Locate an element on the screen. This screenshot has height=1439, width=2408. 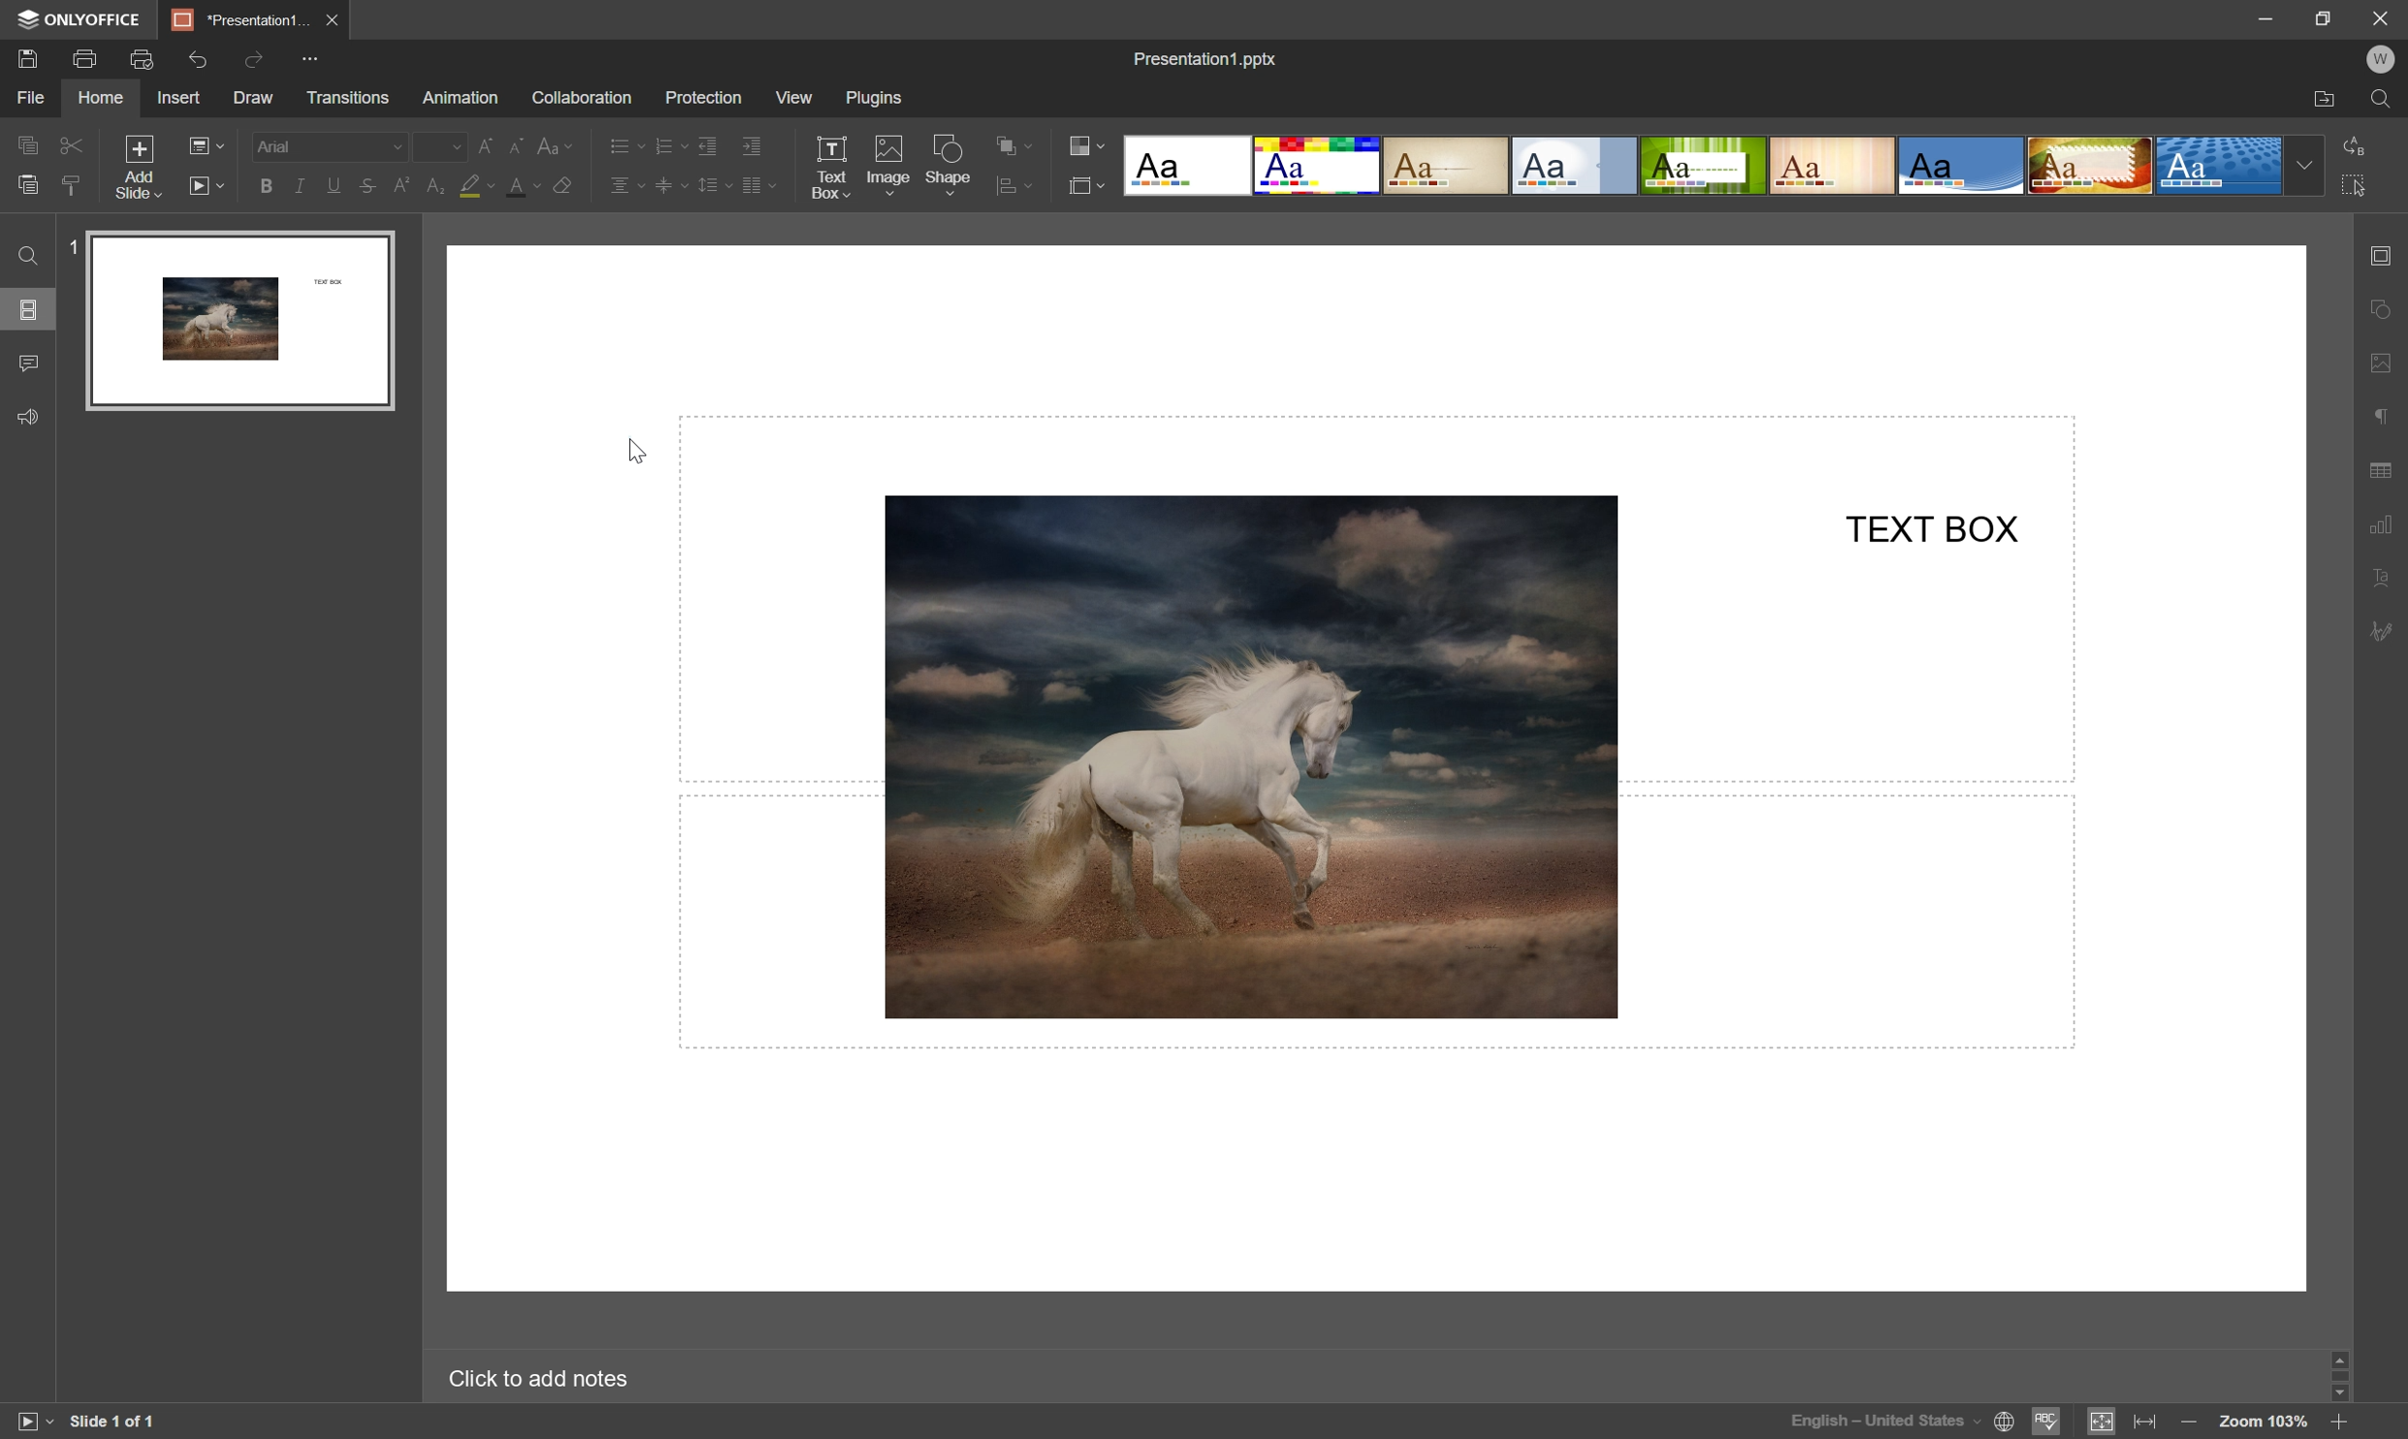
spell checking is located at coordinates (2048, 1423).